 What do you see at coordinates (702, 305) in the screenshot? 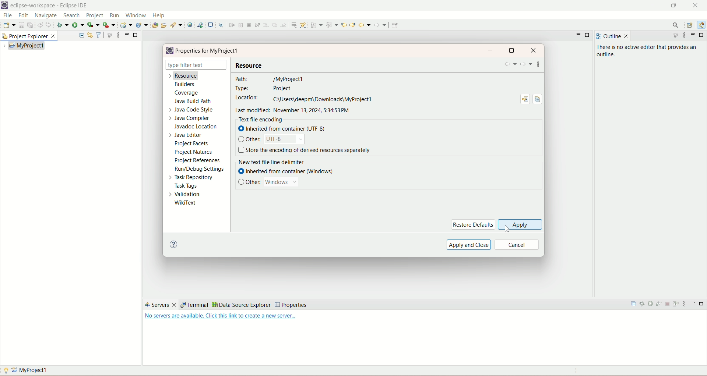
I see `maximize` at bounding box center [702, 305].